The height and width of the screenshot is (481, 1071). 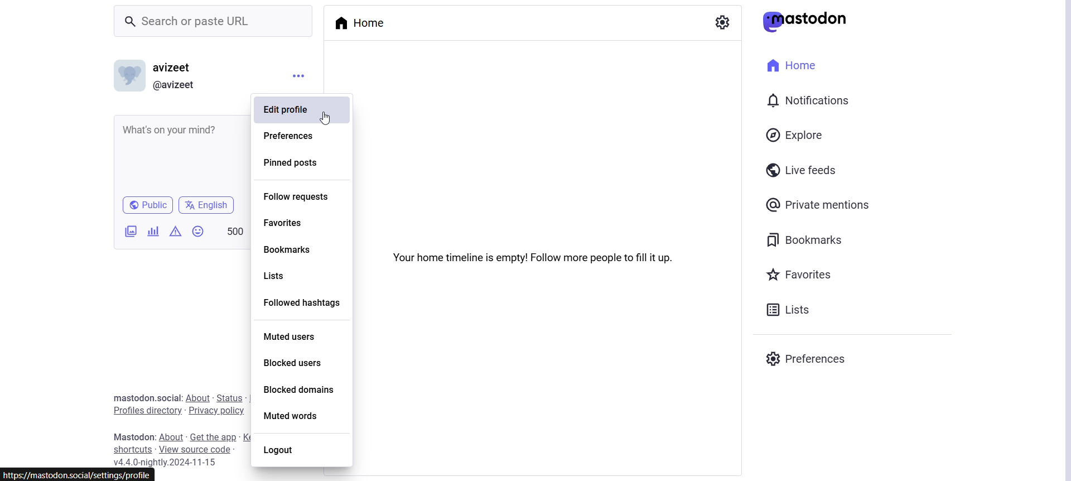 What do you see at coordinates (178, 155) in the screenshot?
I see `Whats on your Mind` at bounding box center [178, 155].